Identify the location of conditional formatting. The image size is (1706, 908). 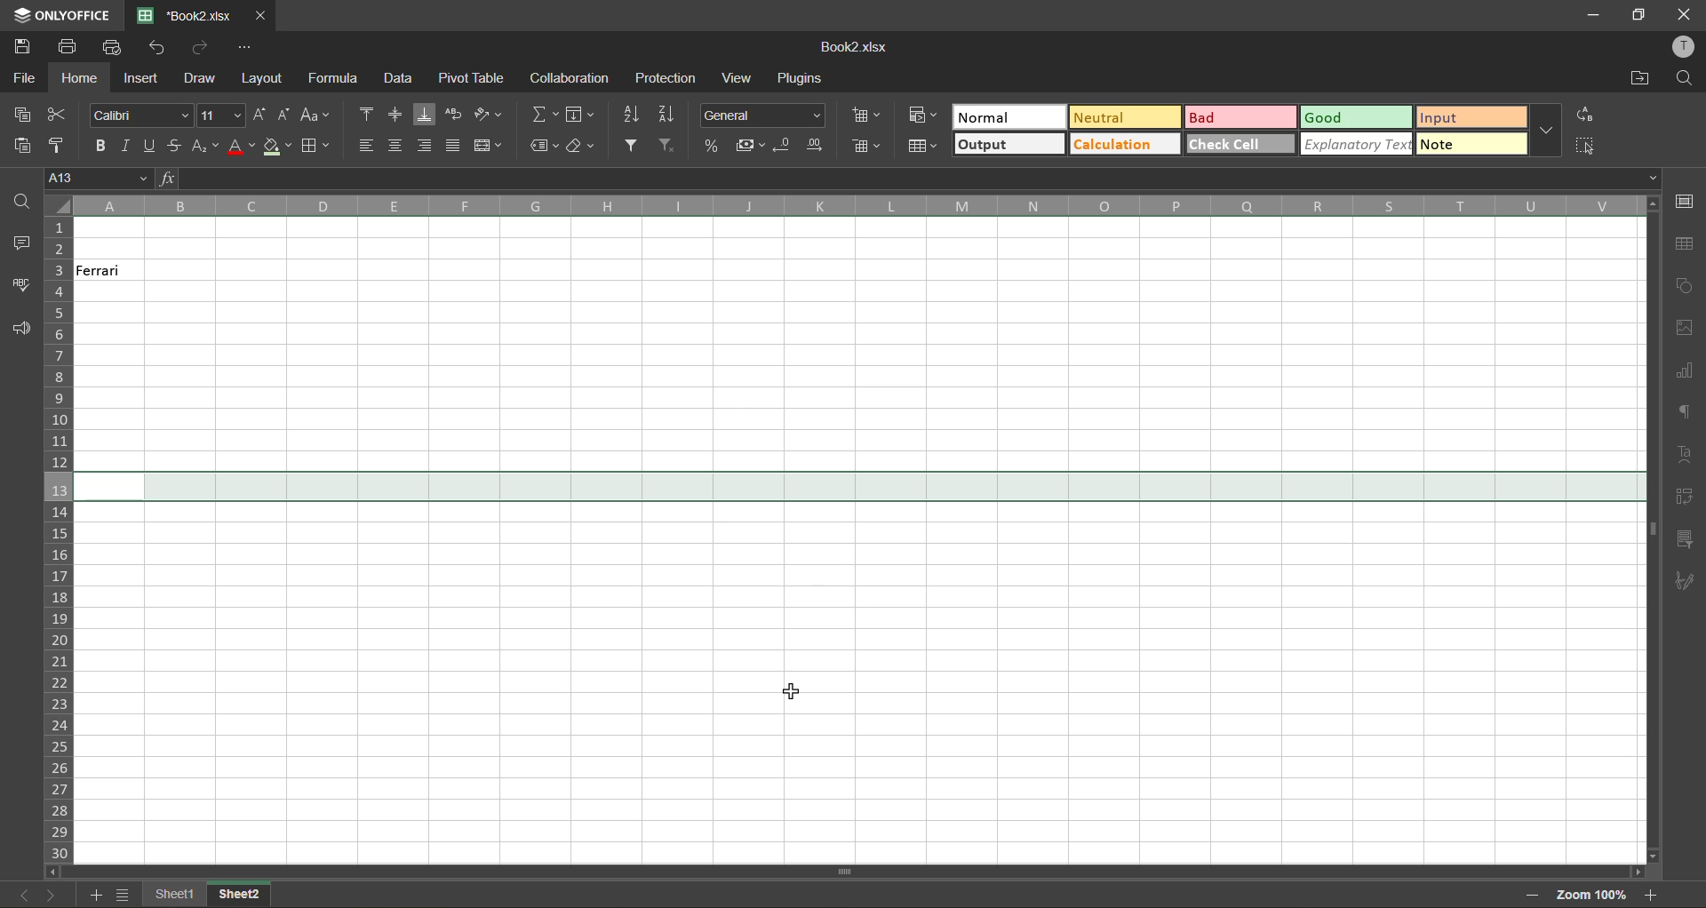
(922, 115).